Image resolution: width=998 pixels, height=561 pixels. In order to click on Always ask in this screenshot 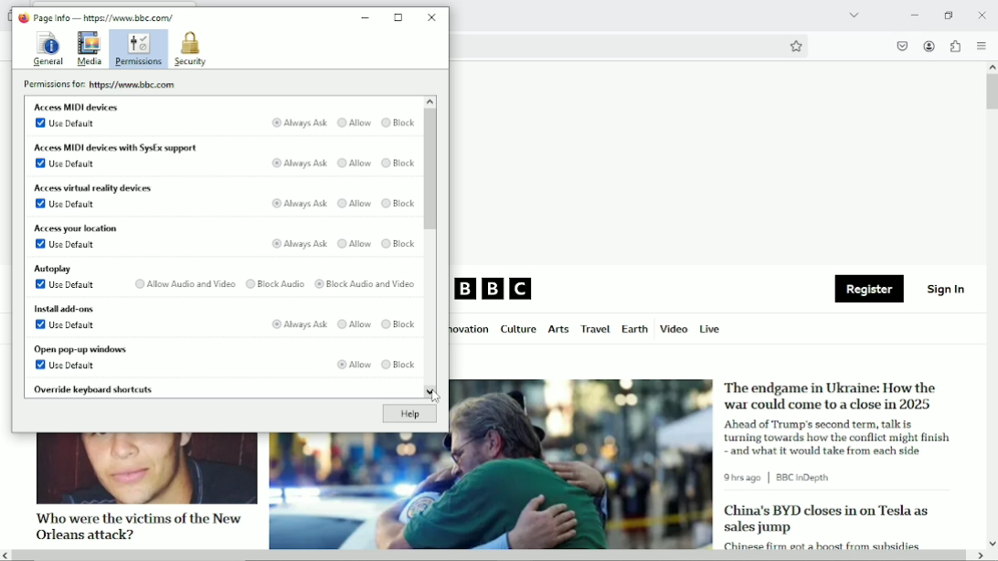, I will do `click(299, 163)`.